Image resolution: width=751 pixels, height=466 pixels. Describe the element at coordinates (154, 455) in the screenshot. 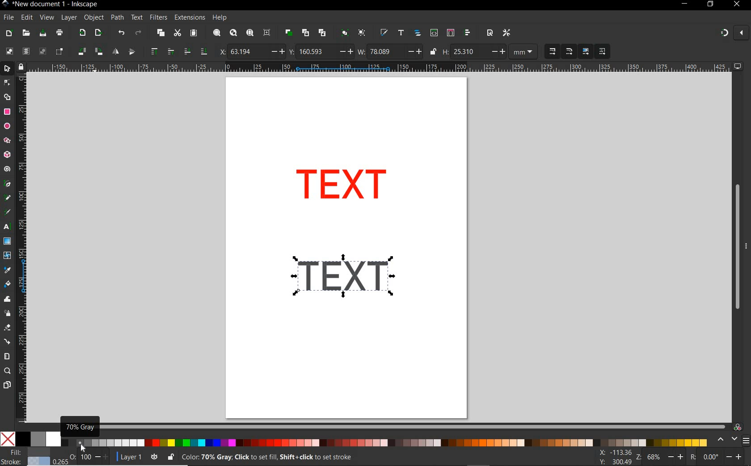

I see `toggle current layer visibility` at that location.